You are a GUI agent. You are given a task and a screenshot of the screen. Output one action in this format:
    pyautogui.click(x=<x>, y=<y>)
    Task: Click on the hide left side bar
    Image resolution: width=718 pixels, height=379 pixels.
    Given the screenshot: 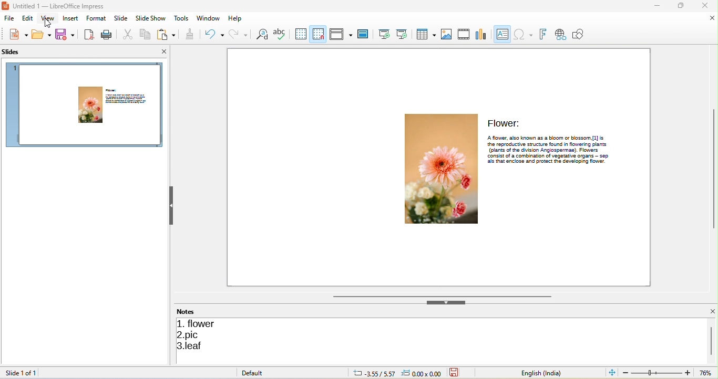 What is the action you would take?
    pyautogui.click(x=172, y=205)
    